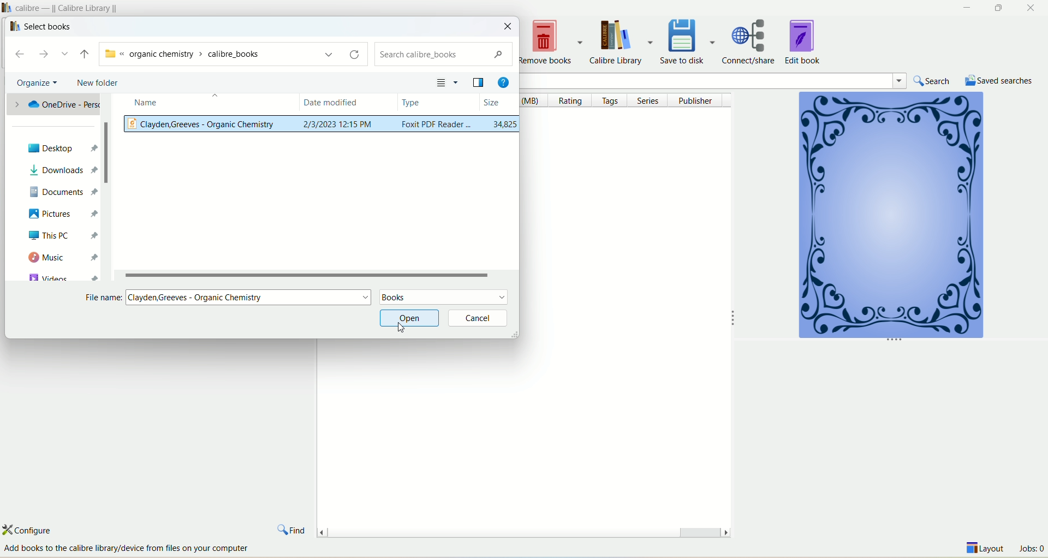 Image resolution: width=1048 pixels, height=558 pixels. Describe the element at coordinates (57, 148) in the screenshot. I see `desktop` at that location.